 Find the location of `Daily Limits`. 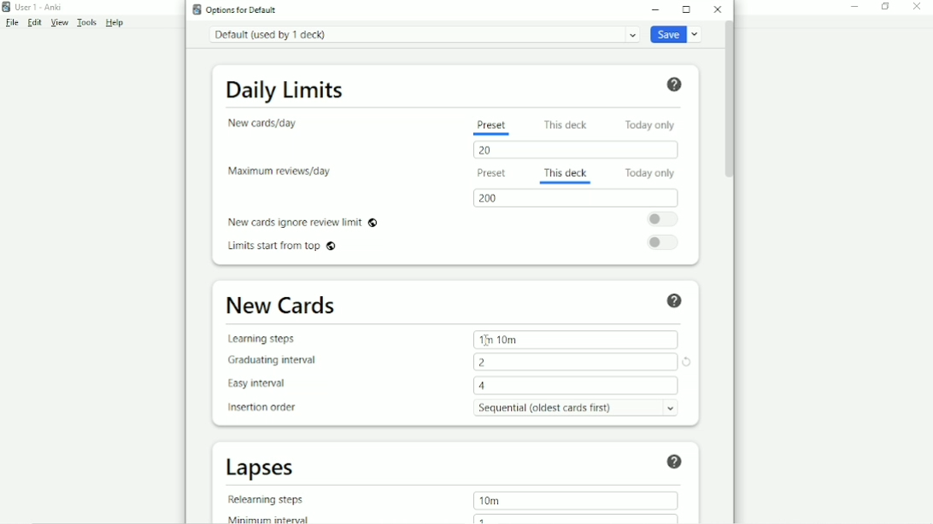

Daily Limits is located at coordinates (285, 90).